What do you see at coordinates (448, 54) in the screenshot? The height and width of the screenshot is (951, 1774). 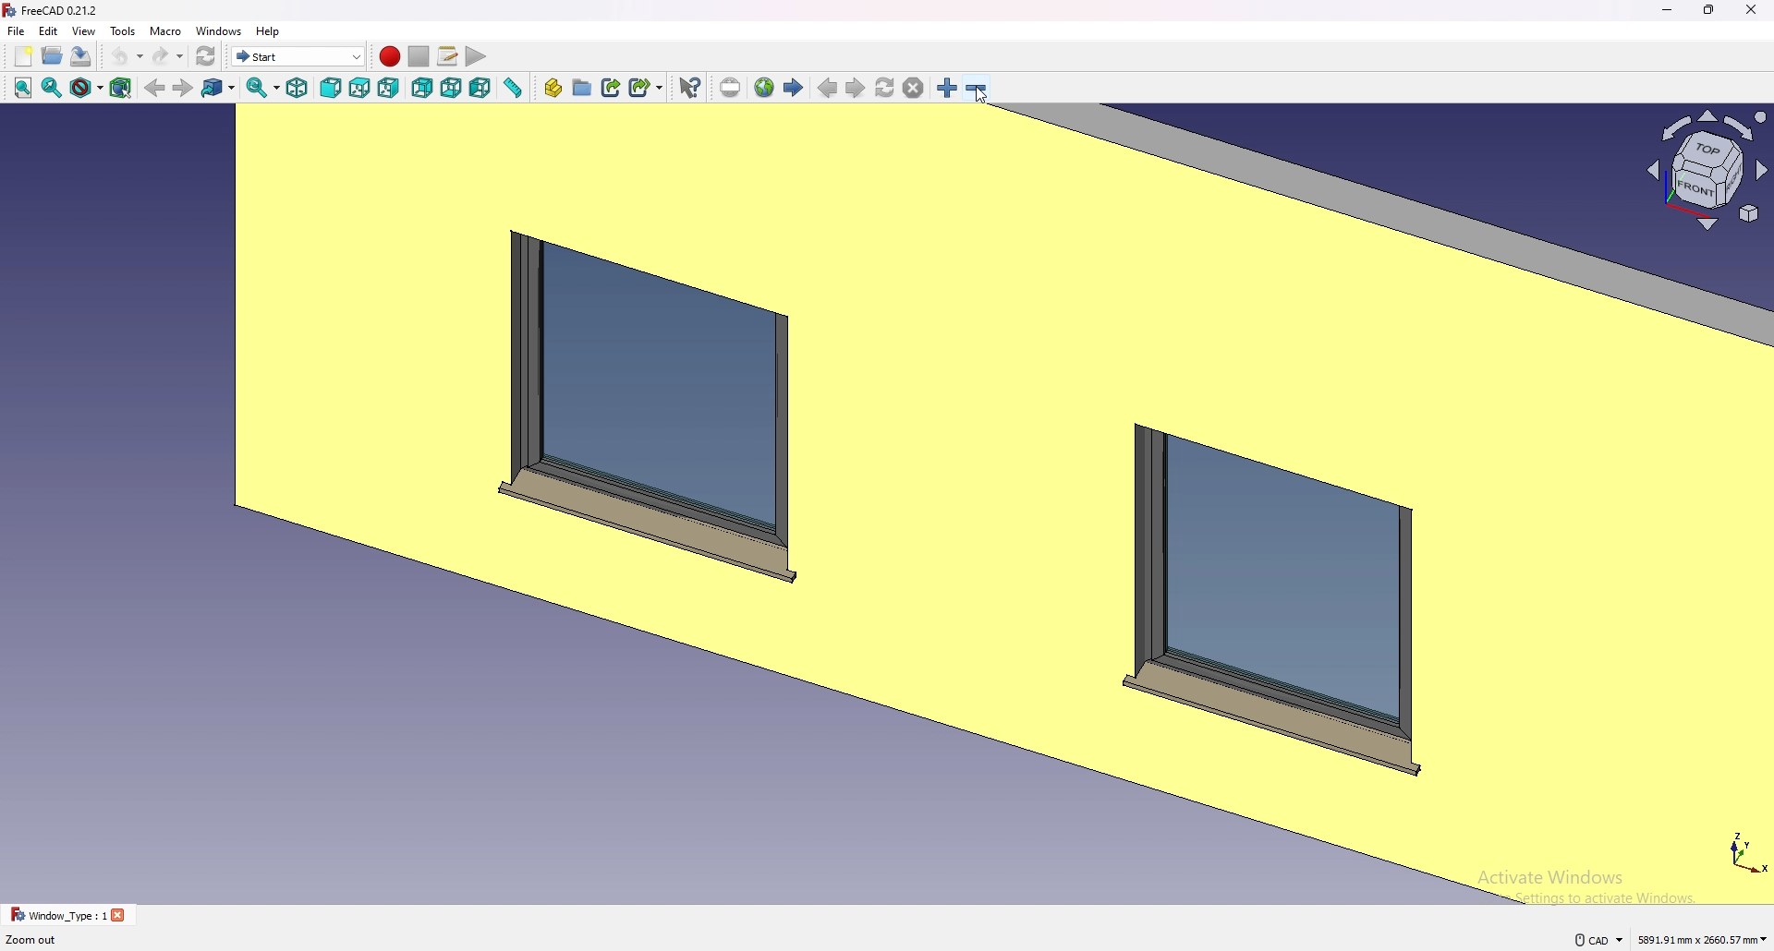 I see `macros` at bounding box center [448, 54].